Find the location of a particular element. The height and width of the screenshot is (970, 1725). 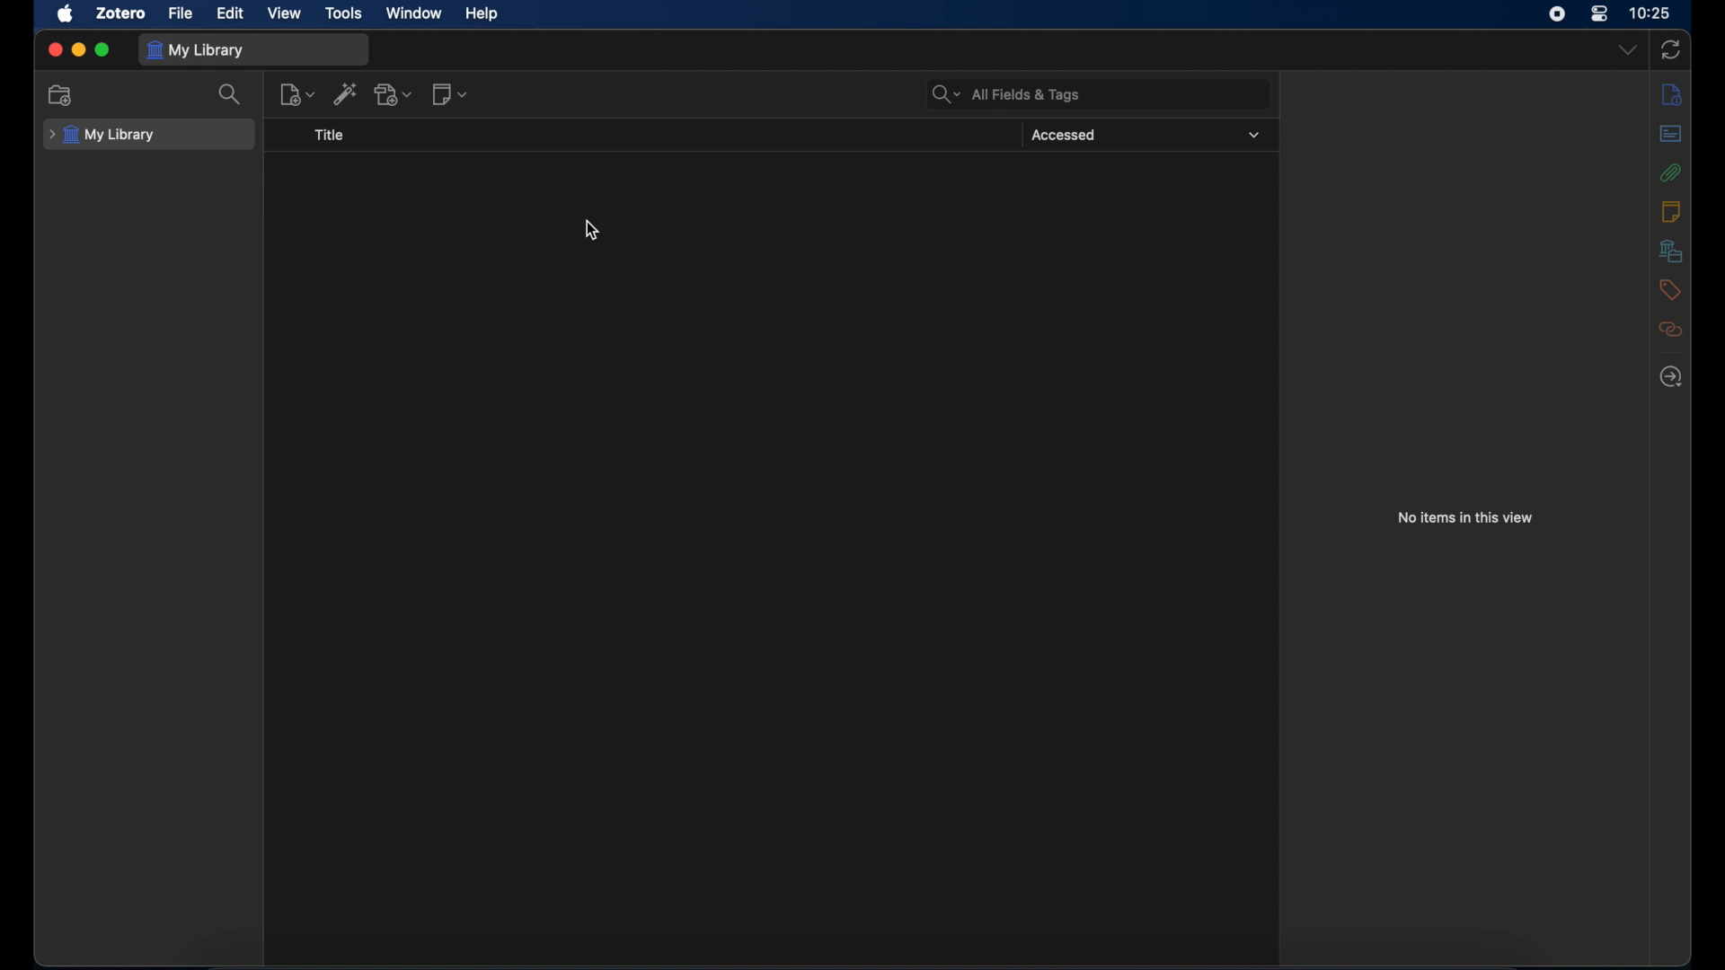

control center is located at coordinates (1597, 13).